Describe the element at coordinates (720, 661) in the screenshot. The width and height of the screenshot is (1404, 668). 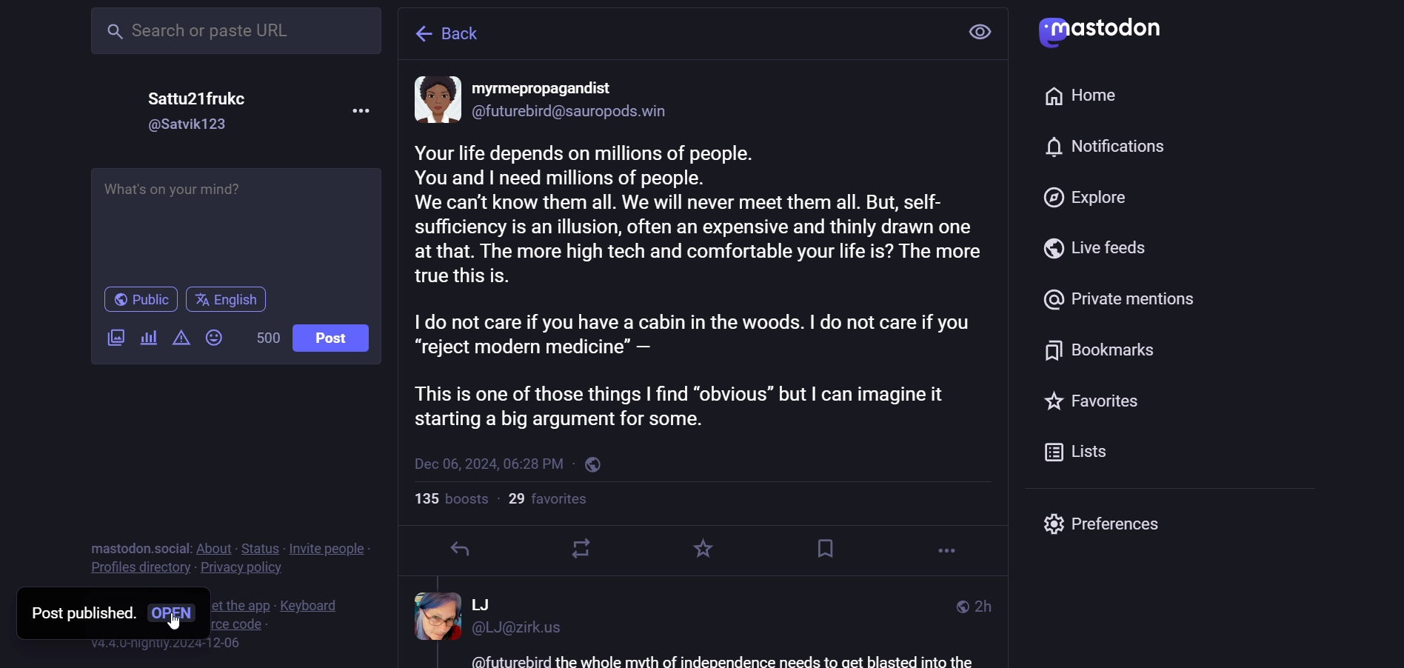
I see `text` at that location.